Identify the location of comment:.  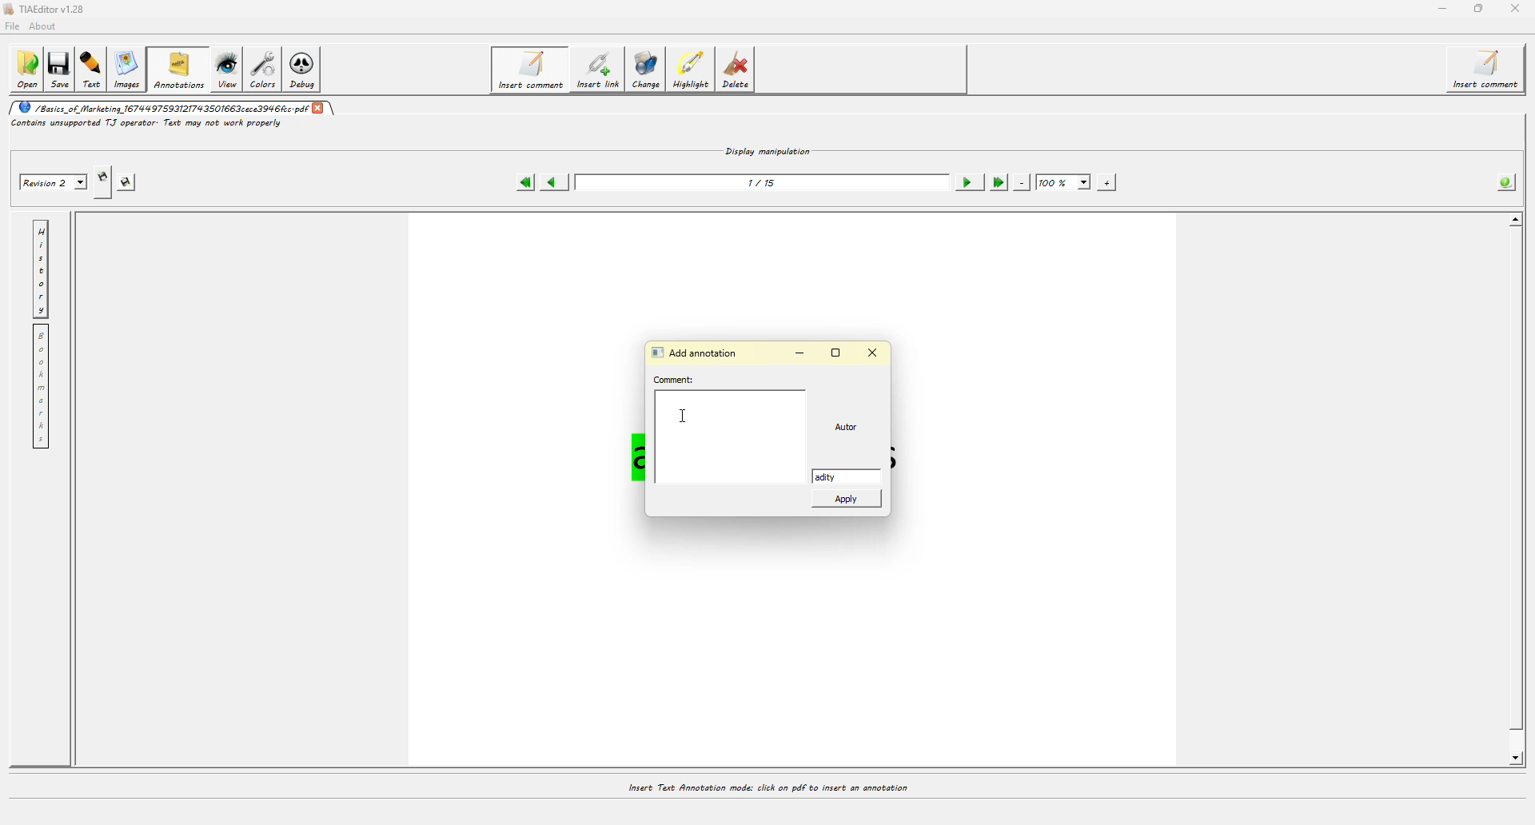
(677, 380).